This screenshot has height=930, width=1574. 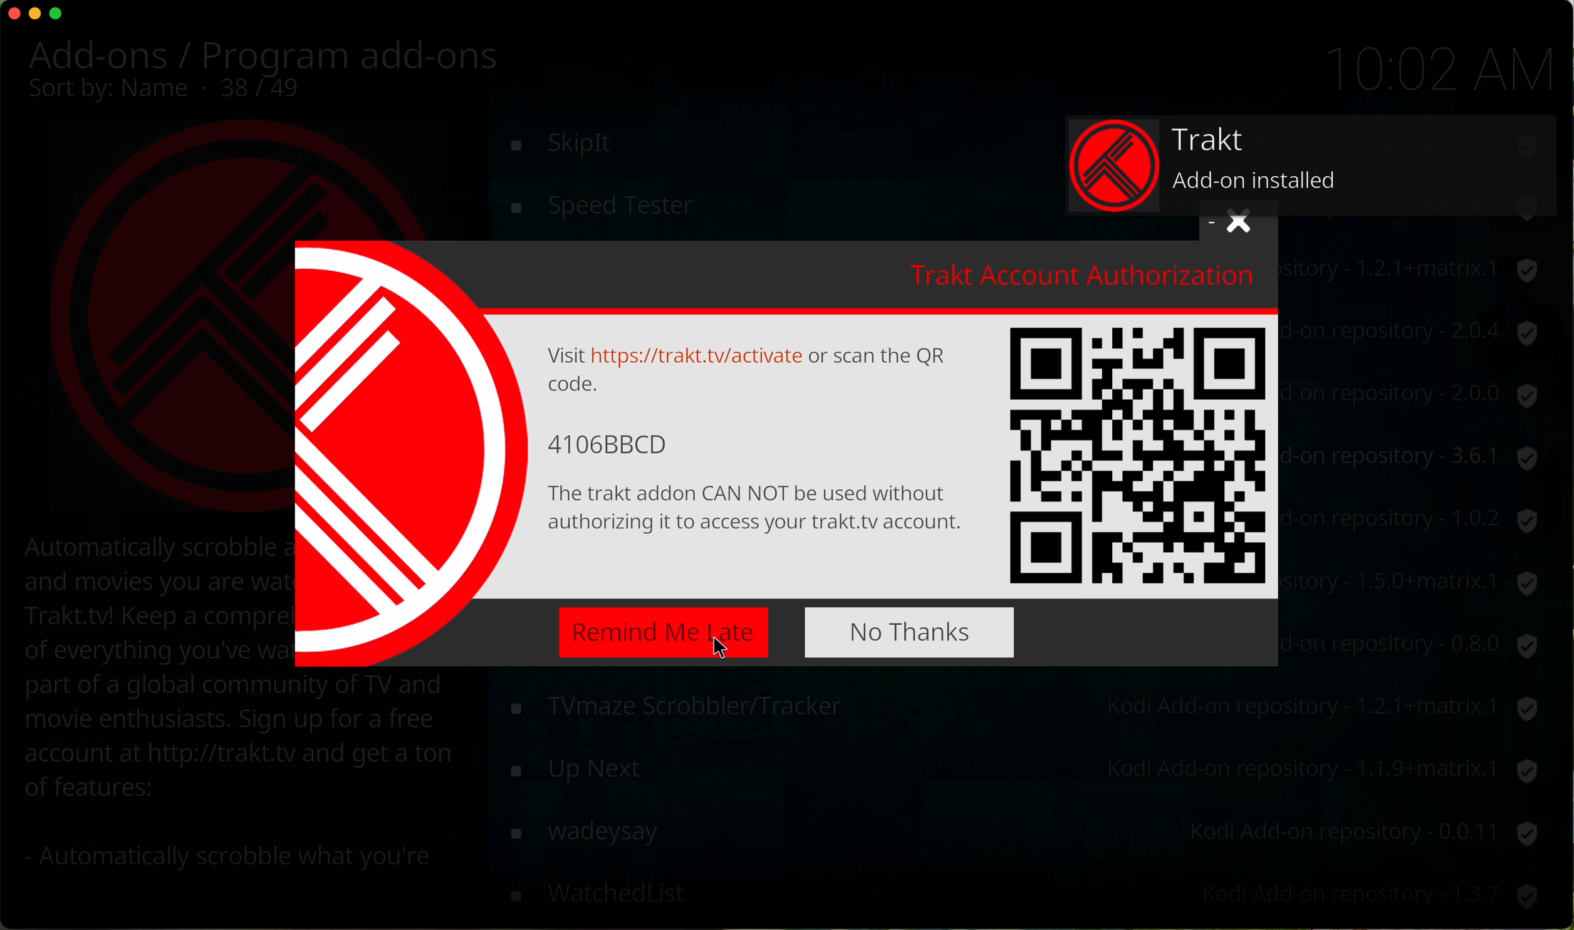 I want to click on program add-ons, so click(x=353, y=51).